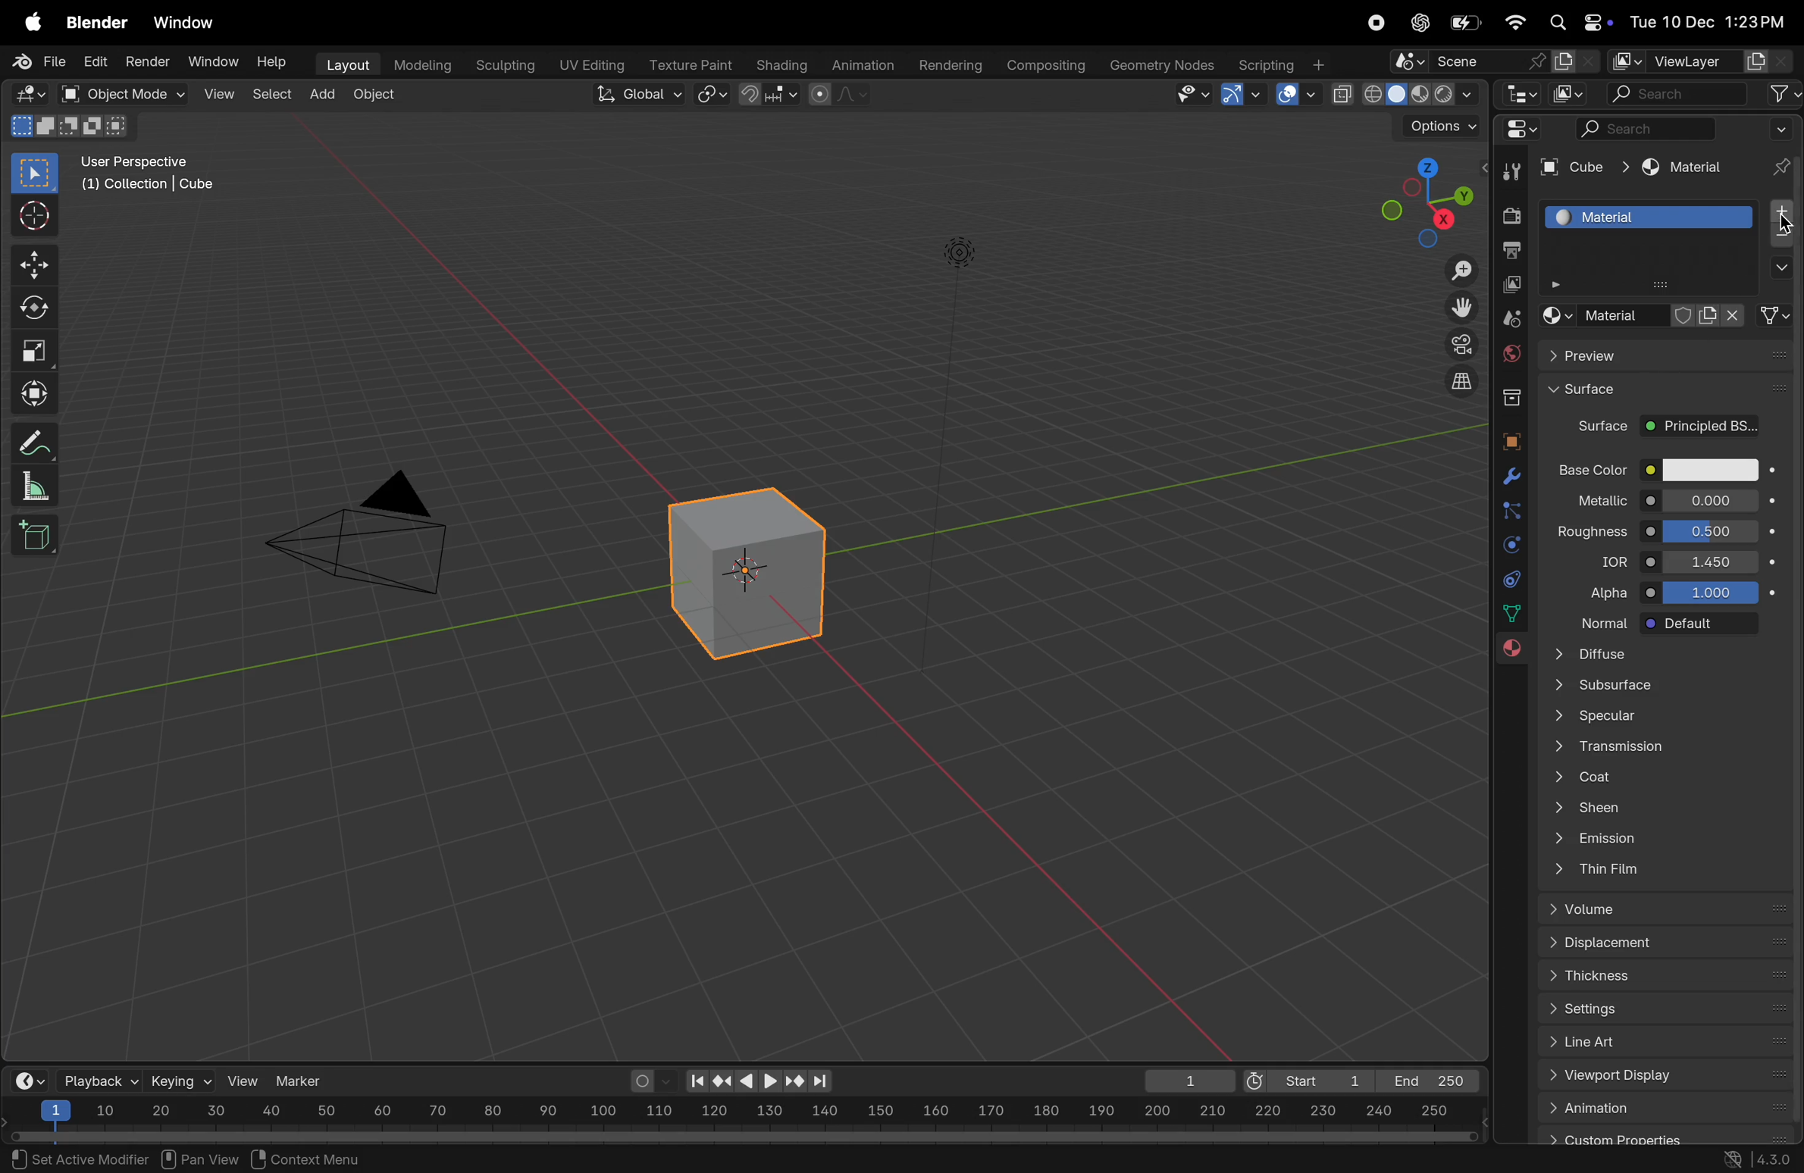 The width and height of the screenshot is (1804, 1173). I want to click on transform point, so click(770, 95).